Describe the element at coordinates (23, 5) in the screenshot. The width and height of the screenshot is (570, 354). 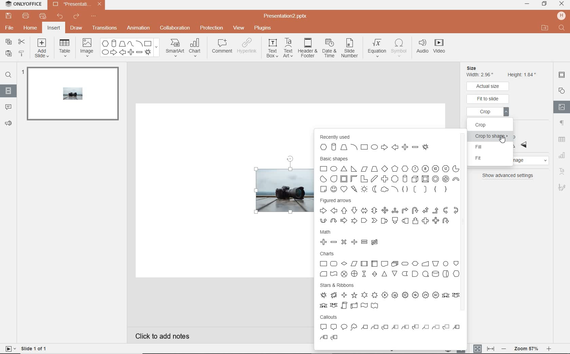
I see `ONLYOFFICE` at that location.